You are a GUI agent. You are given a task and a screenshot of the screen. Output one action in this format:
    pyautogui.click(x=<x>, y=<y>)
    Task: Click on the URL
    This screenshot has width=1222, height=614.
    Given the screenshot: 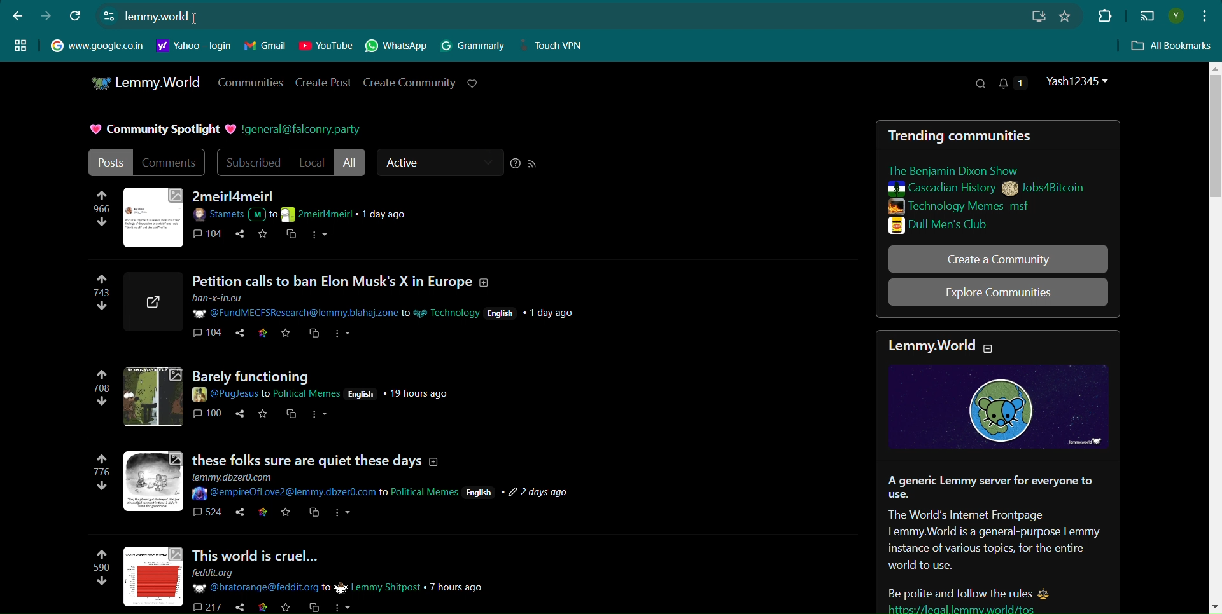 What is the action you would take?
    pyautogui.click(x=154, y=302)
    